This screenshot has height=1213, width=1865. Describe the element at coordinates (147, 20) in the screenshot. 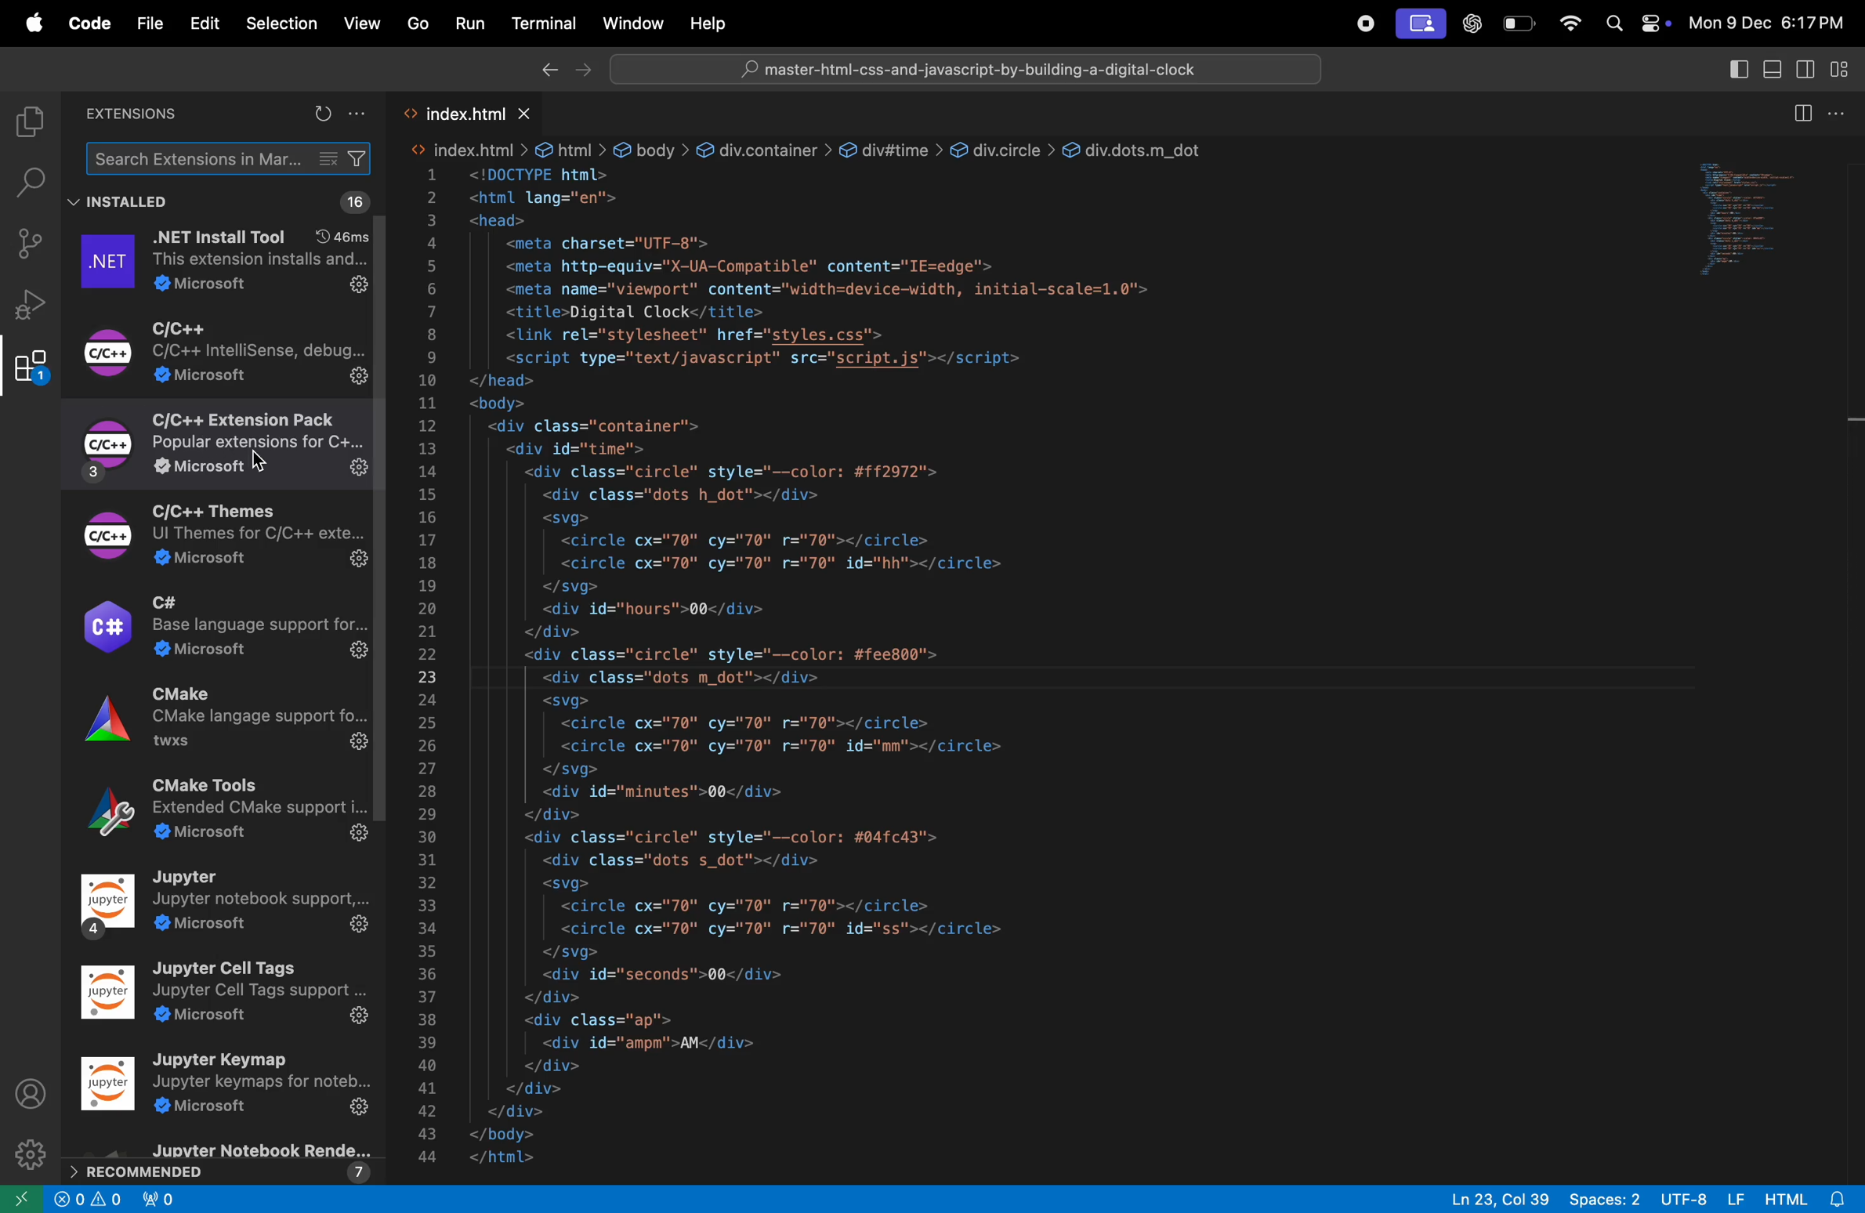

I see `file` at that location.